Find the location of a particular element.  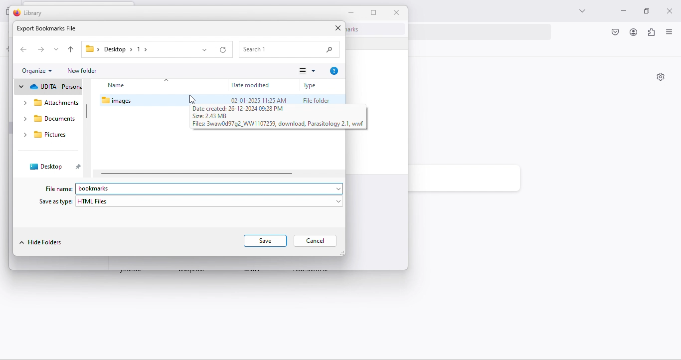

desktop is located at coordinates (46, 166).